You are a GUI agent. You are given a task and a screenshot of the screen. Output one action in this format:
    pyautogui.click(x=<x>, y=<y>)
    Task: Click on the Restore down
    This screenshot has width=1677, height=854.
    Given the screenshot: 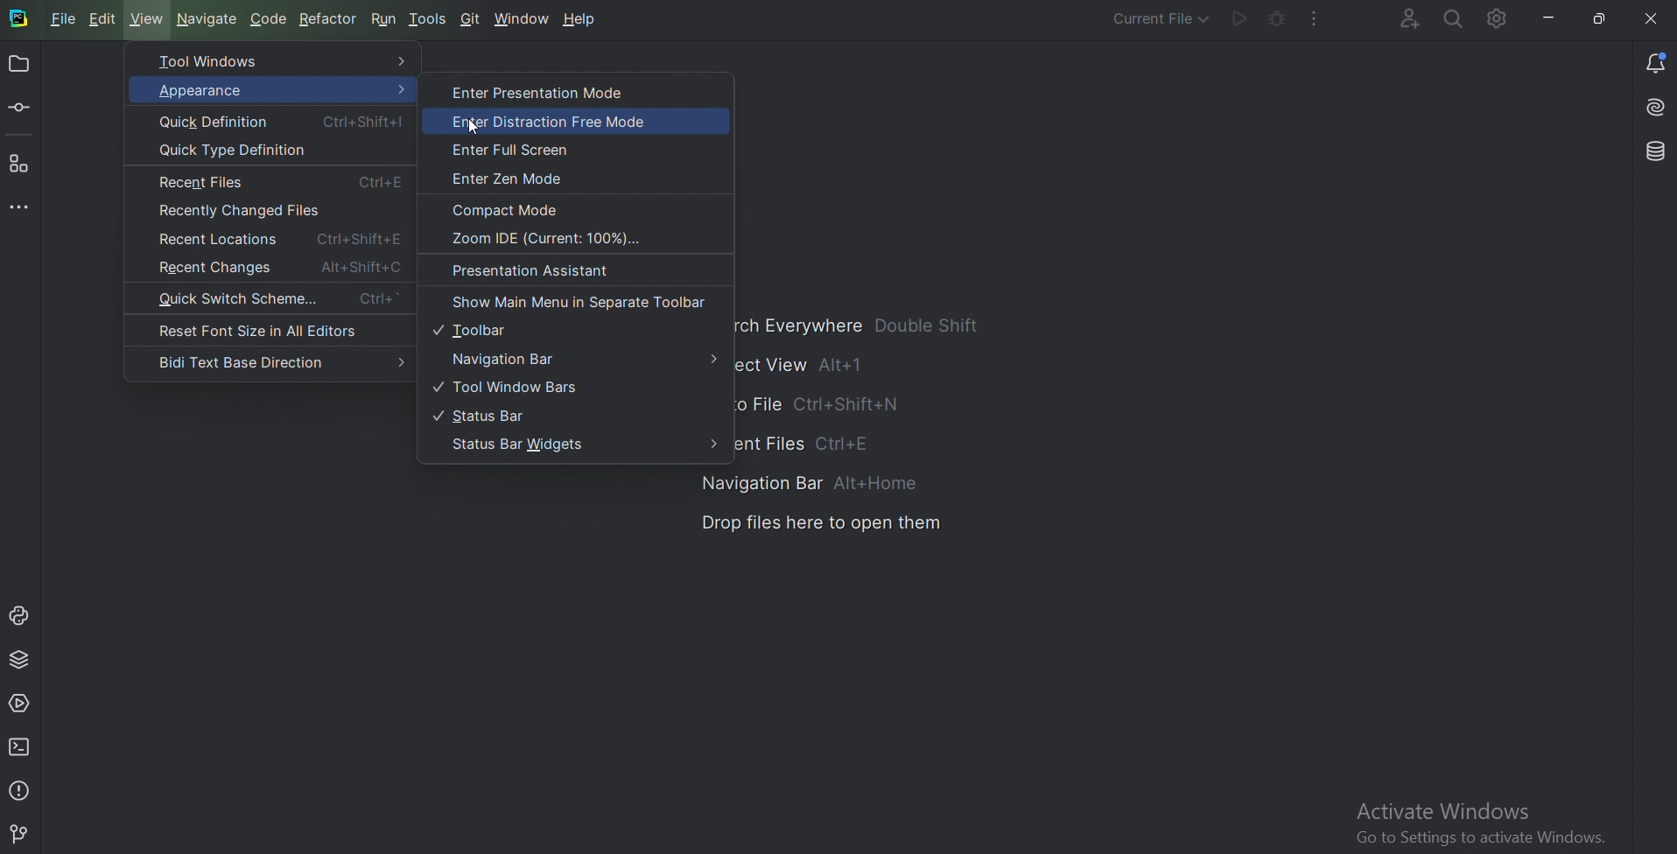 What is the action you would take?
    pyautogui.click(x=1599, y=19)
    